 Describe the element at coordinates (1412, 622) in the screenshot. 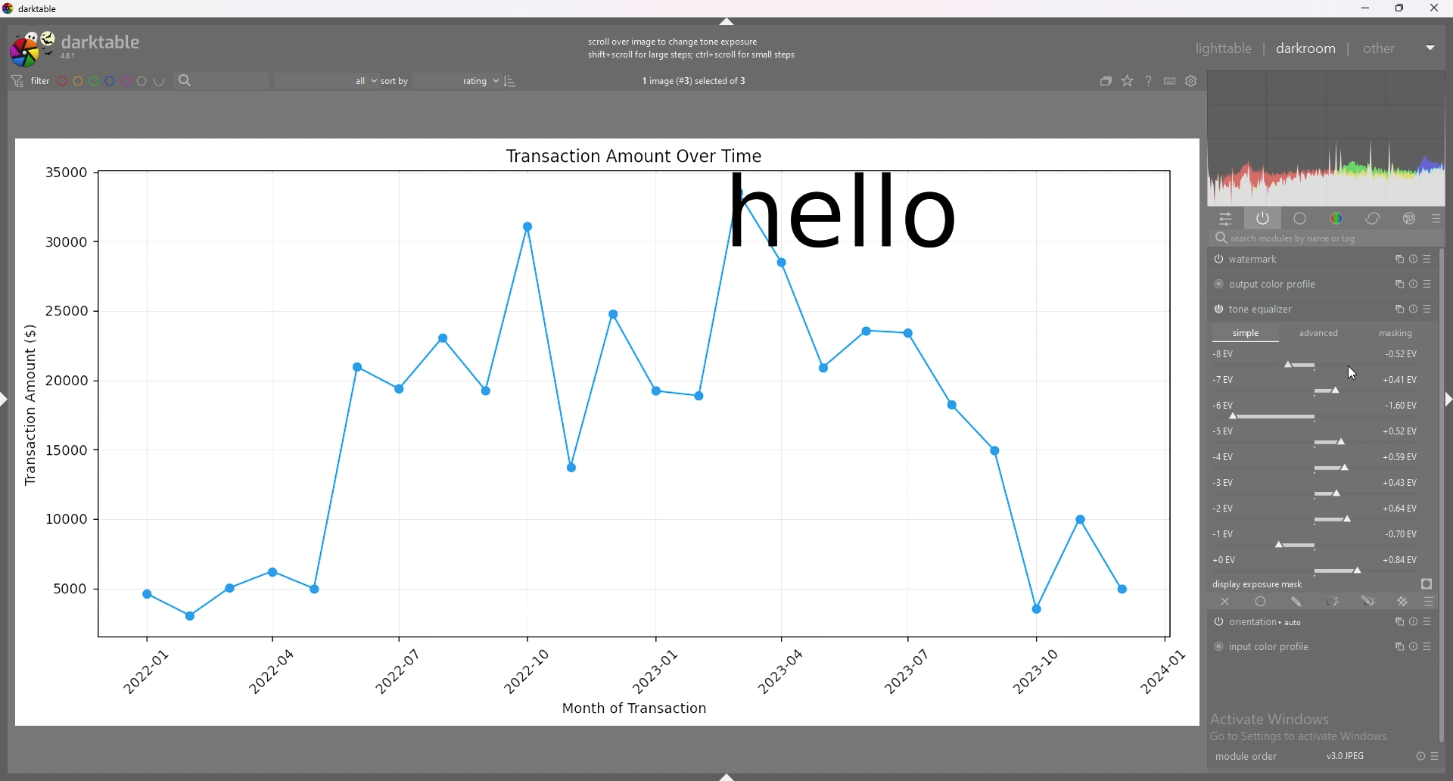

I see `multiple instance actions, reset and presets` at that location.